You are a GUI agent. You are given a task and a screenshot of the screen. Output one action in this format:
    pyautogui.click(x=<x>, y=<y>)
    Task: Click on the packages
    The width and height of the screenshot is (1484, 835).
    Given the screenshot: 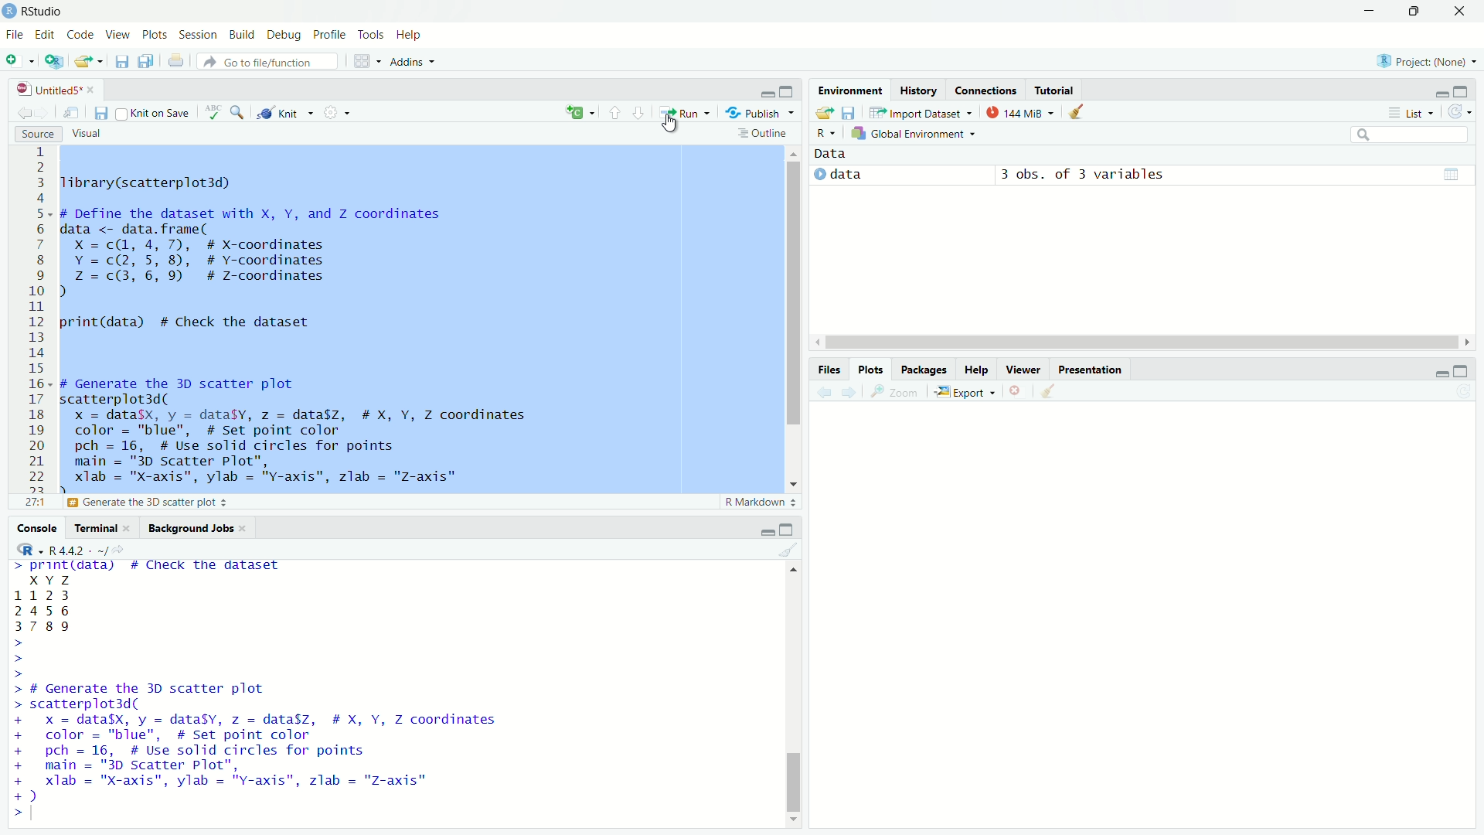 What is the action you would take?
    pyautogui.click(x=923, y=369)
    